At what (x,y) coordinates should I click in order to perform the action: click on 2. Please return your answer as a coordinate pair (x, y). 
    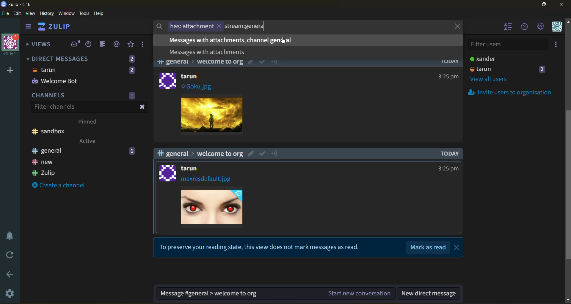
    Looking at the image, I should click on (132, 59).